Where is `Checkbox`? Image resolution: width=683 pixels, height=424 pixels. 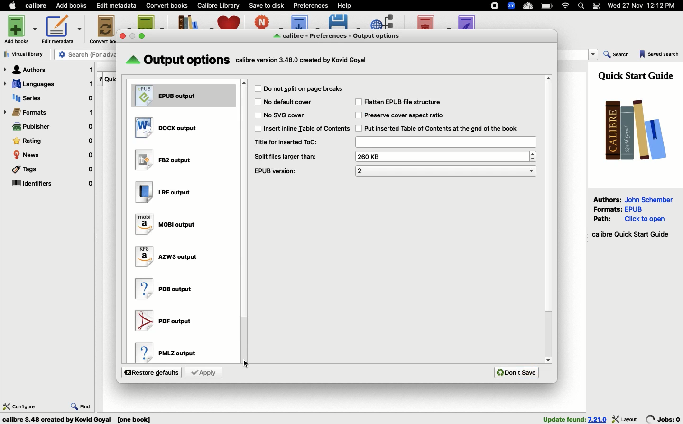
Checkbox is located at coordinates (258, 88).